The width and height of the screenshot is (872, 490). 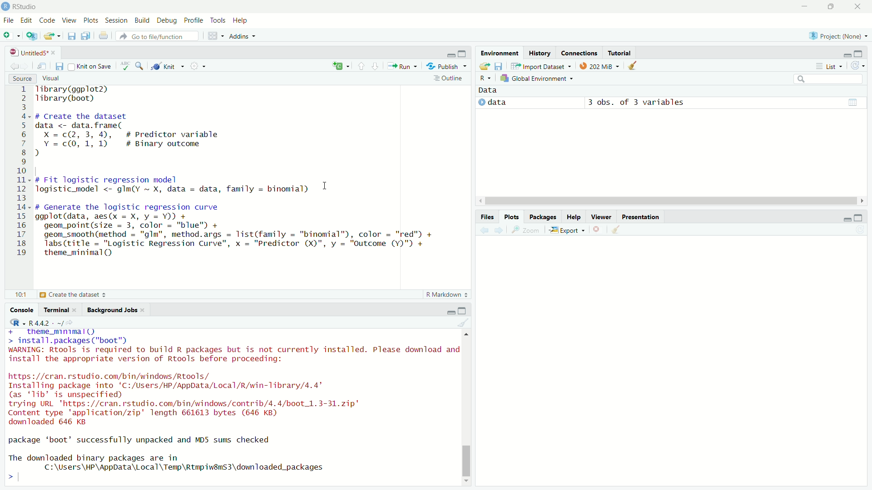 What do you see at coordinates (74, 310) in the screenshot?
I see `close` at bounding box center [74, 310].